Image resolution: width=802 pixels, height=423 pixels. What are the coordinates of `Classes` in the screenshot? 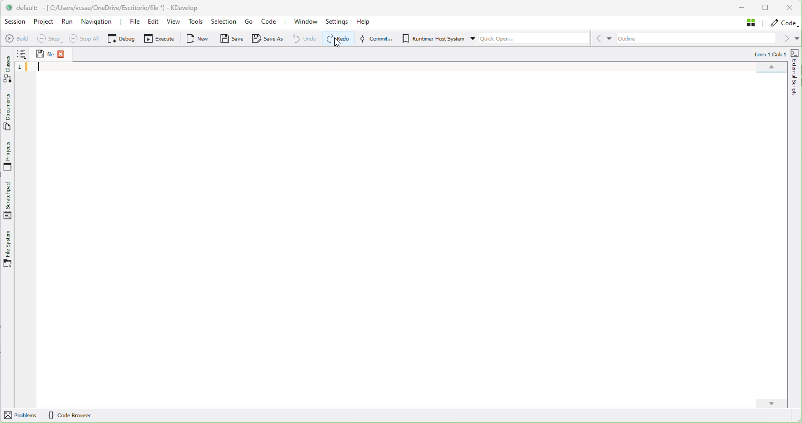 It's located at (9, 69).